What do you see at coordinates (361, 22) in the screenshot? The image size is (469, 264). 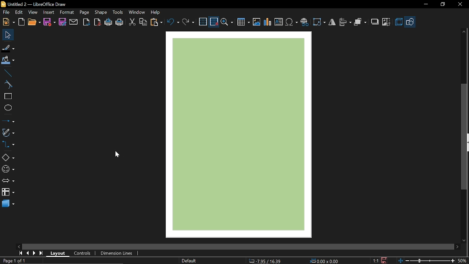 I see `arrange` at bounding box center [361, 22].